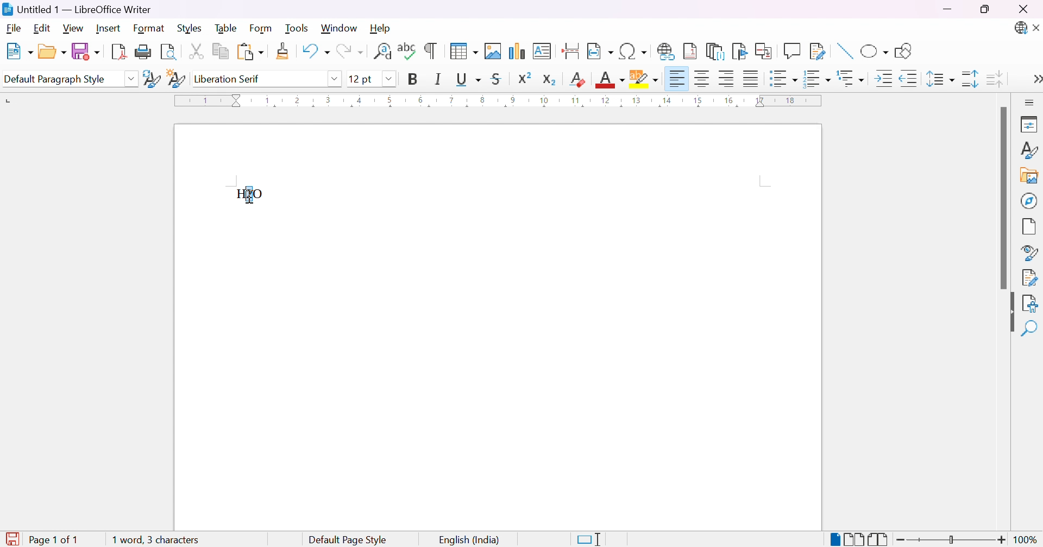  What do you see at coordinates (299, 29) in the screenshot?
I see `Tools` at bounding box center [299, 29].